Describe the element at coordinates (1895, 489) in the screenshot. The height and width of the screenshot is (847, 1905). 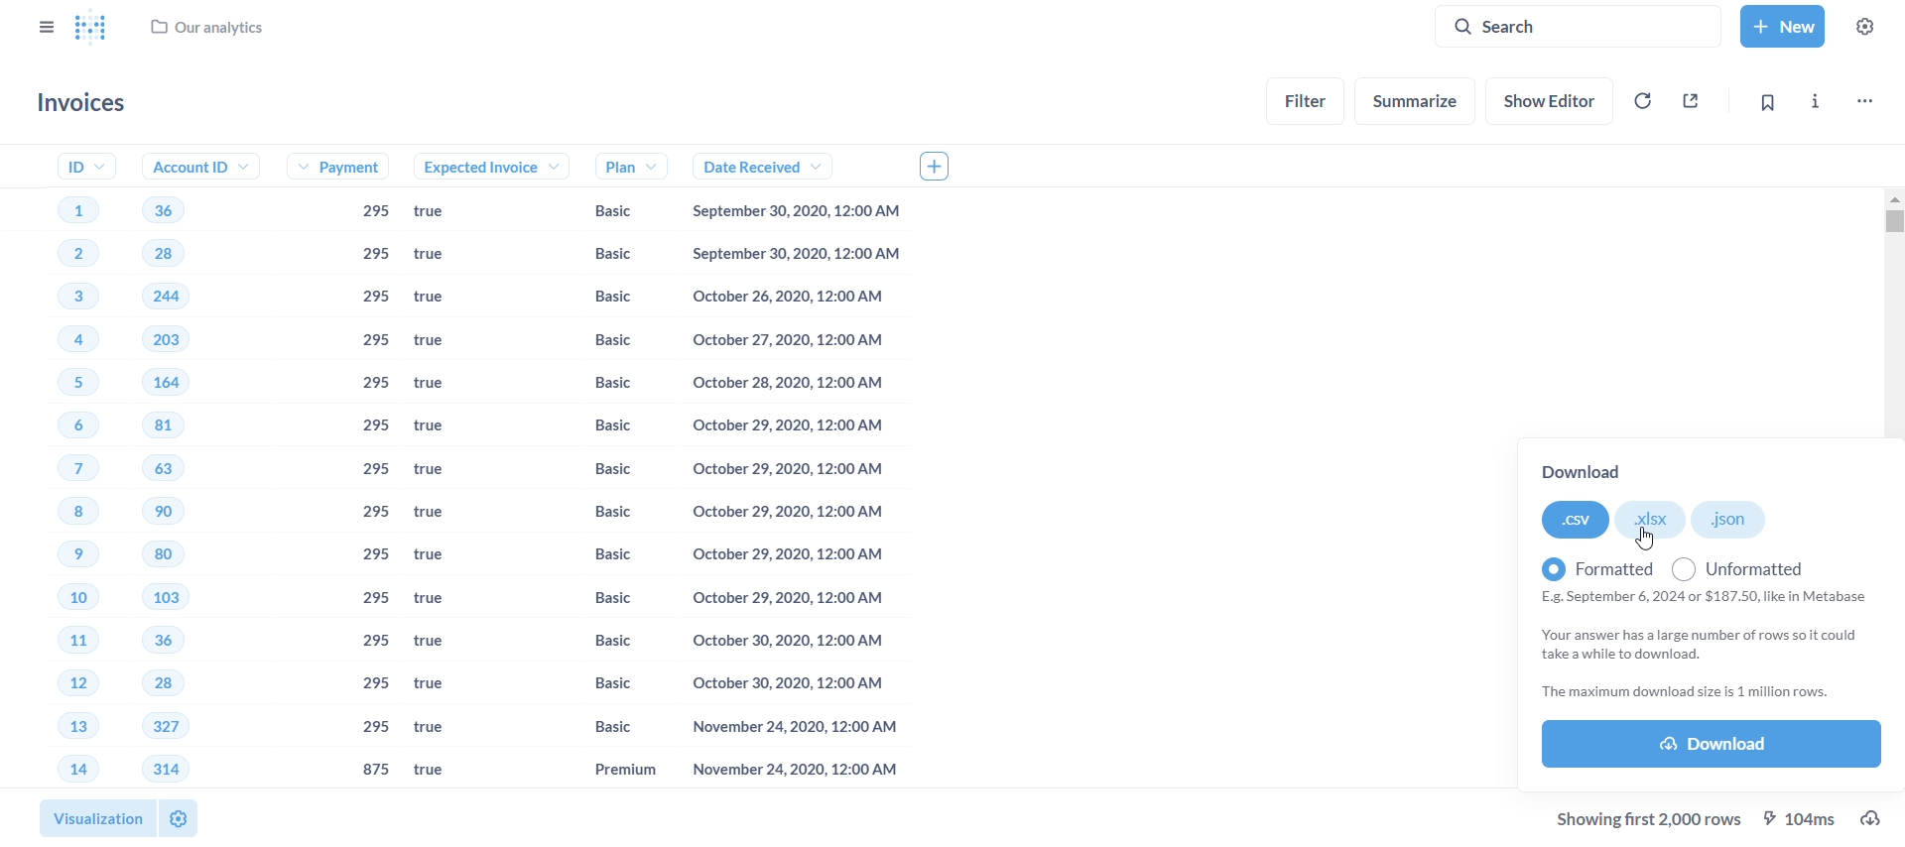
I see `vertical scroll bar` at that location.